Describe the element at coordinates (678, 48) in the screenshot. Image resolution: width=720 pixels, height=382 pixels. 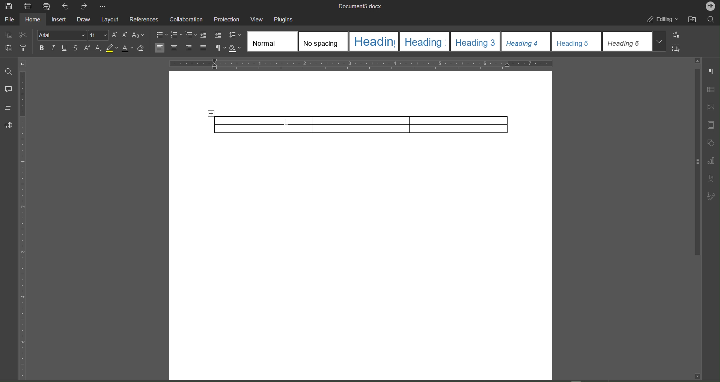
I see `Select All` at that location.